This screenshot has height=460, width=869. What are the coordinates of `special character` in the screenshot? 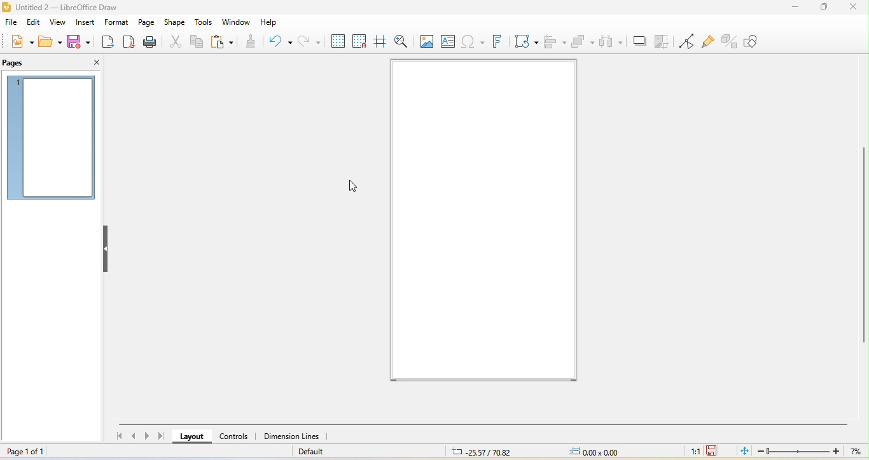 It's located at (472, 42).